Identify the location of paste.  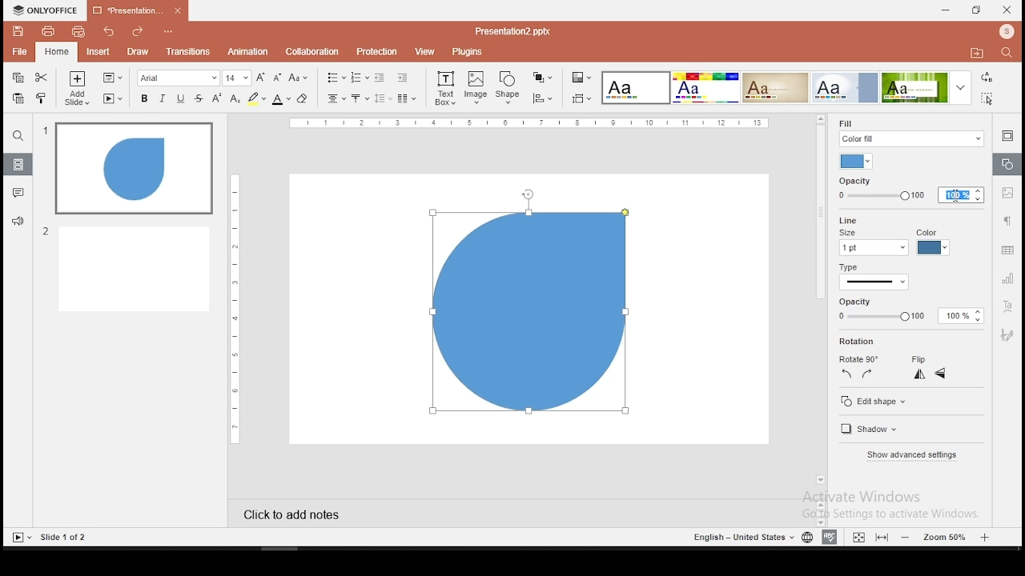
(19, 98).